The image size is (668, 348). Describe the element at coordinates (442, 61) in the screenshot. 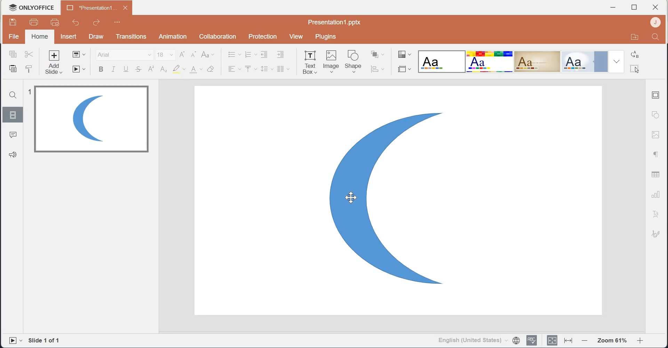

I see `Blank` at that location.